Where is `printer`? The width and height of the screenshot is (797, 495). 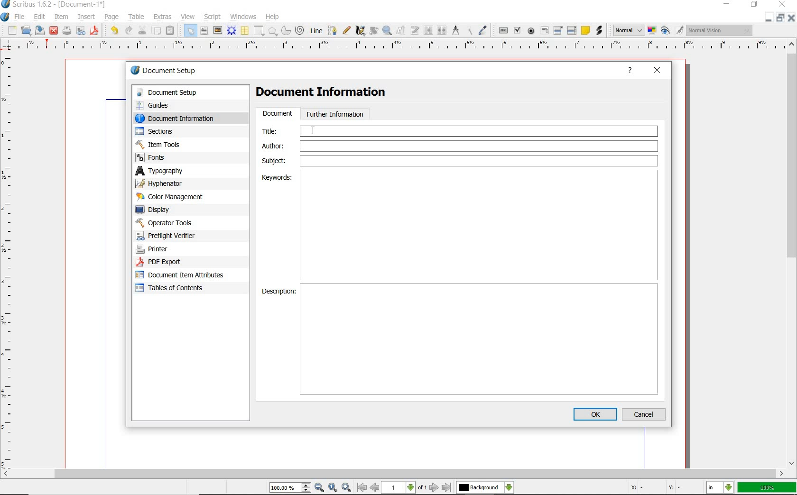 printer is located at coordinates (175, 249).